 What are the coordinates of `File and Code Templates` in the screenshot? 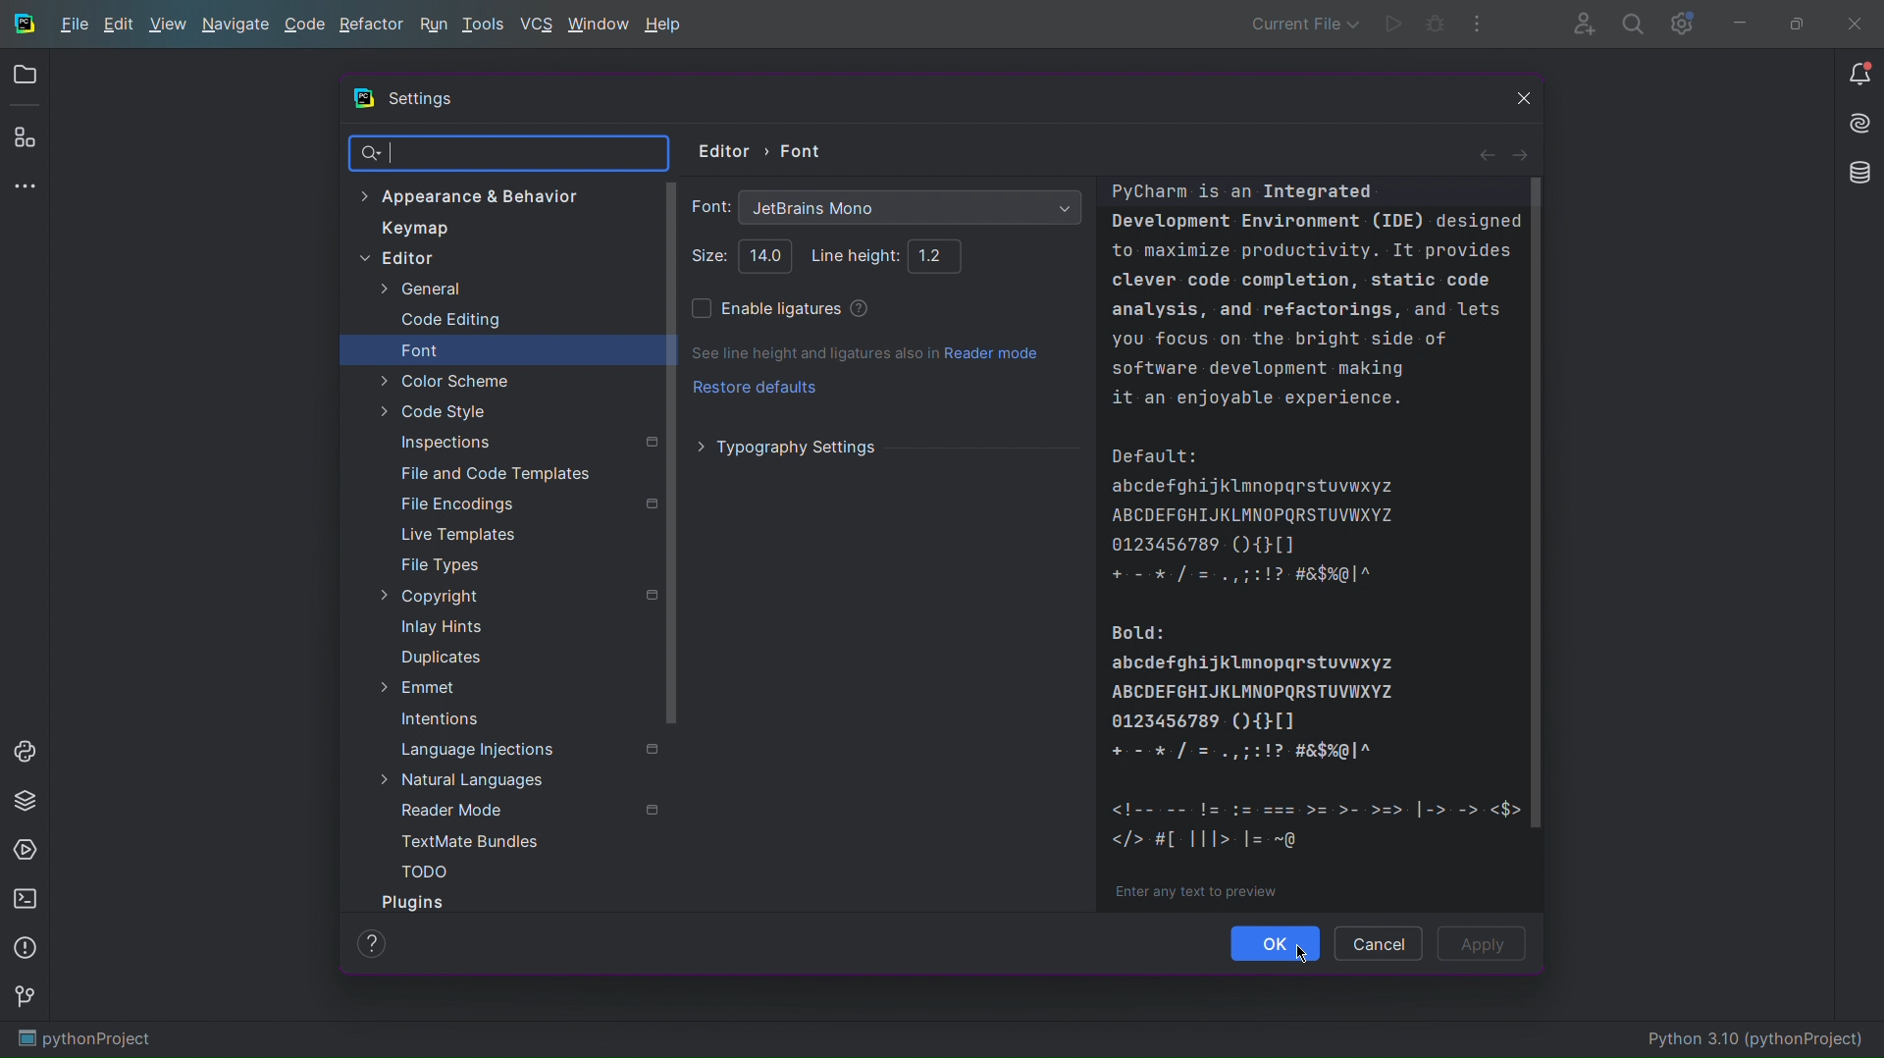 It's located at (495, 471).